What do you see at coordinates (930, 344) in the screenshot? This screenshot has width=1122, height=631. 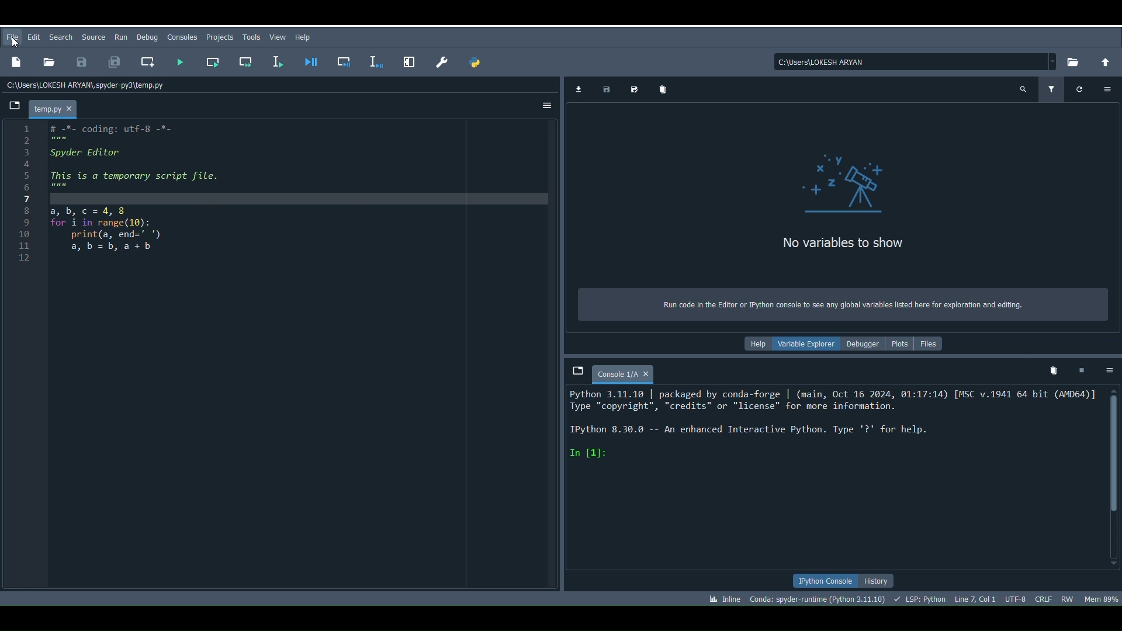 I see `Files` at bounding box center [930, 344].